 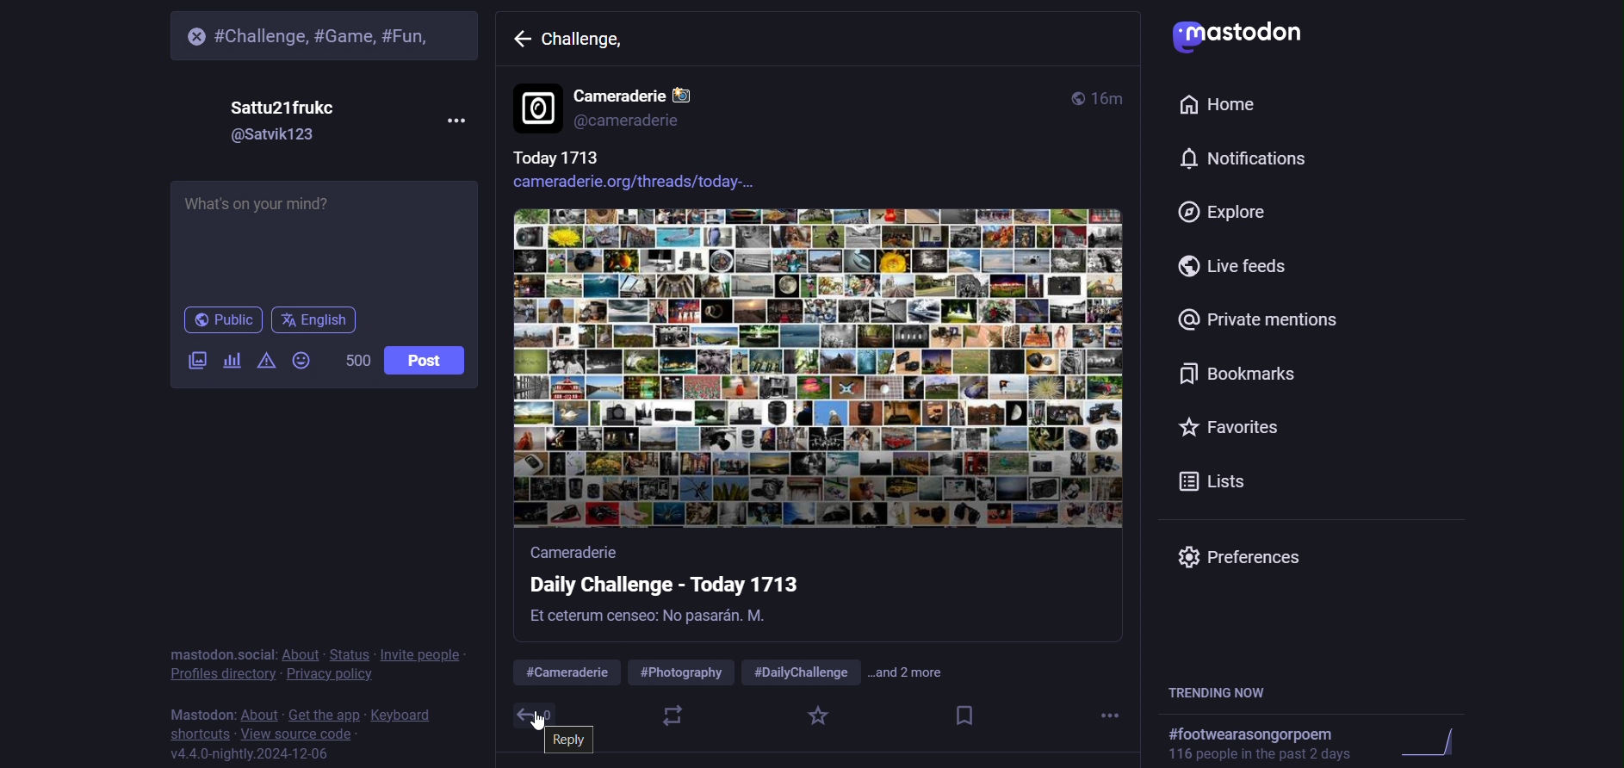 What do you see at coordinates (762, 592) in the screenshot?
I see `Cameraderie
Daily Challenge - Today 1713
Et ceterum censeo: No pasaran. M.` at bounding box center [762, 592].